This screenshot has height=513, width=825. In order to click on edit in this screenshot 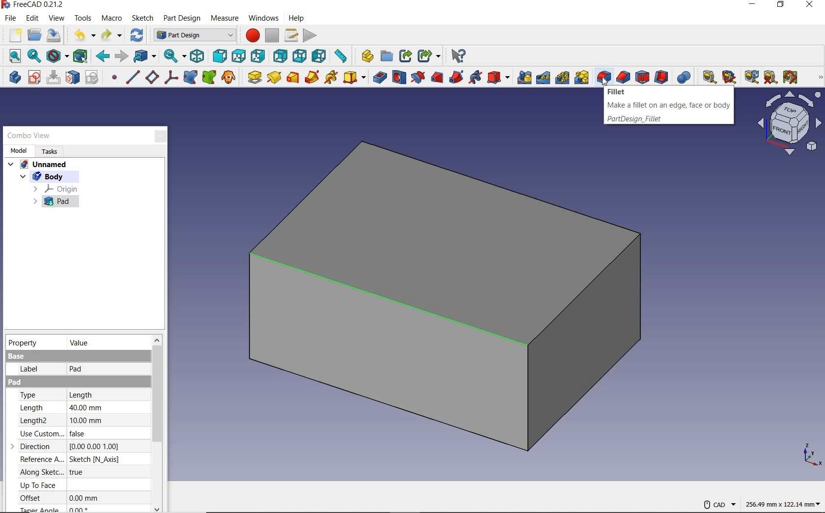, I will do `click(32, 19)`.